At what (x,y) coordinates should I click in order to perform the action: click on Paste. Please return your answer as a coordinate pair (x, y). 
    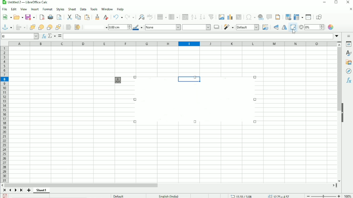
    Looking at the image, I should click on (87, 17).